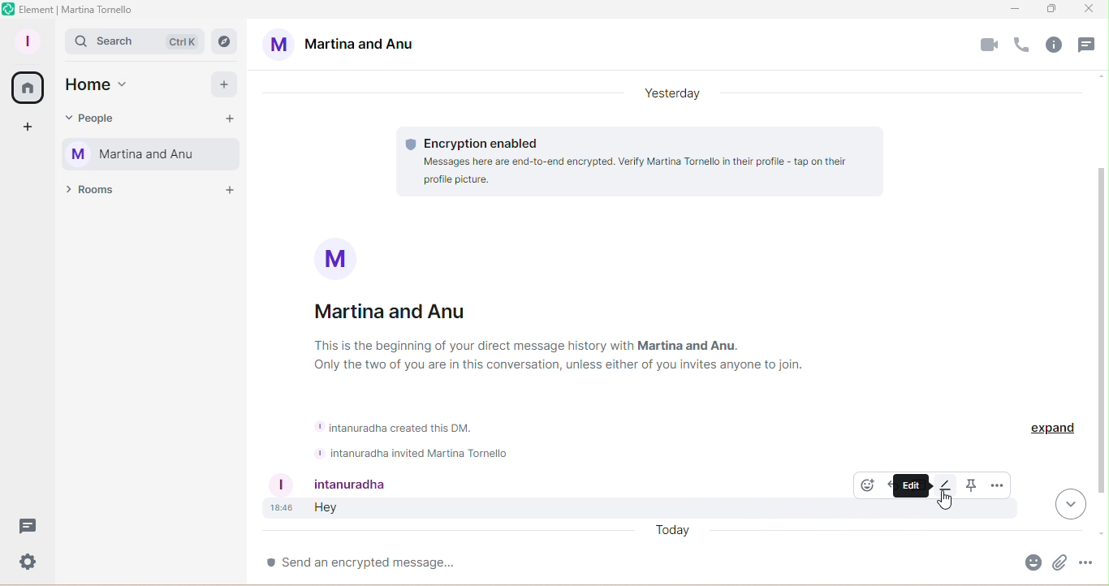 This screenshot has height=586, width=1109. I want to click on Martina tornello, so click(98, 11).